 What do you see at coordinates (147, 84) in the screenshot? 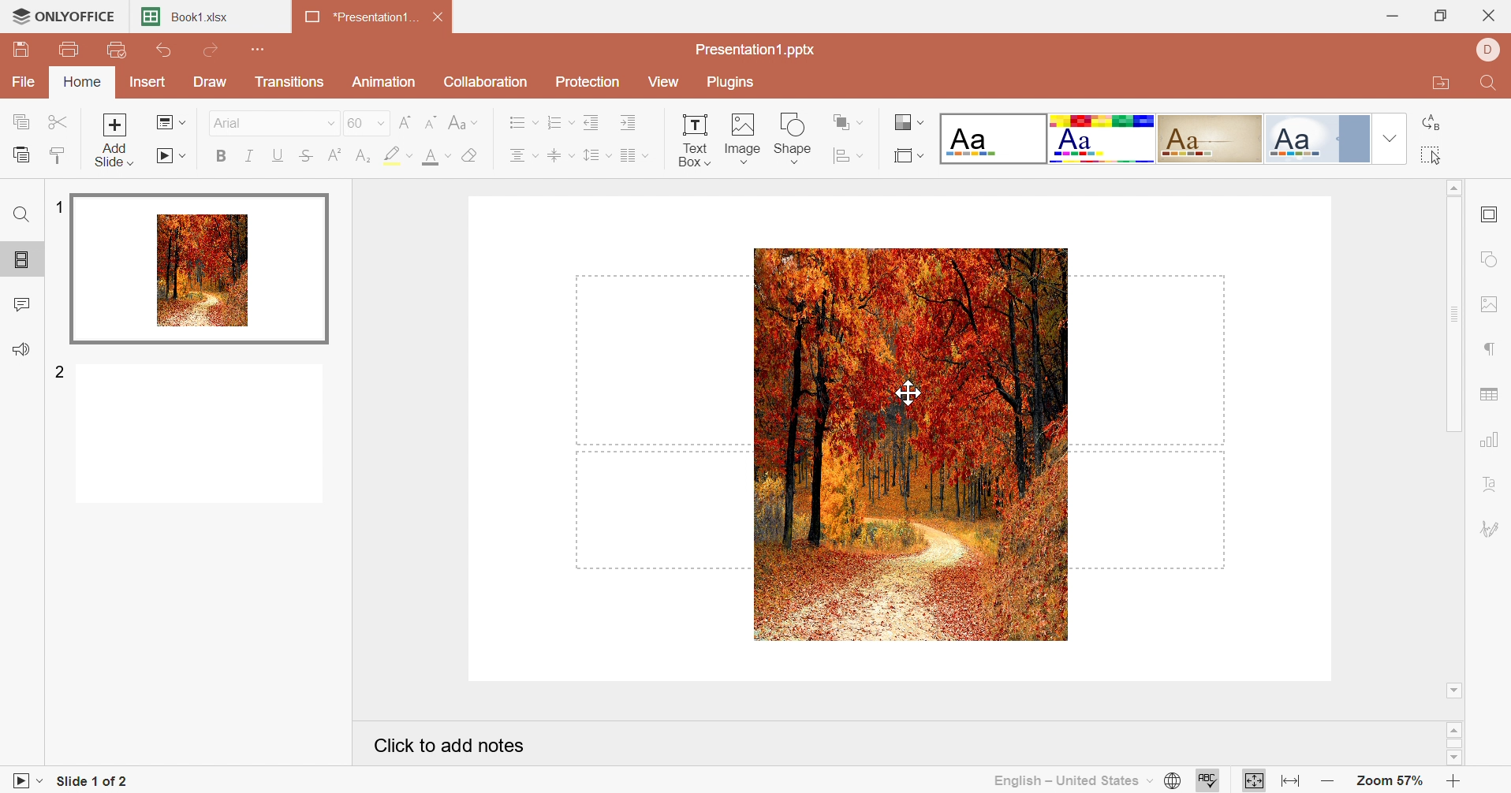
I see `Insert` at bounding box center [147, 84].